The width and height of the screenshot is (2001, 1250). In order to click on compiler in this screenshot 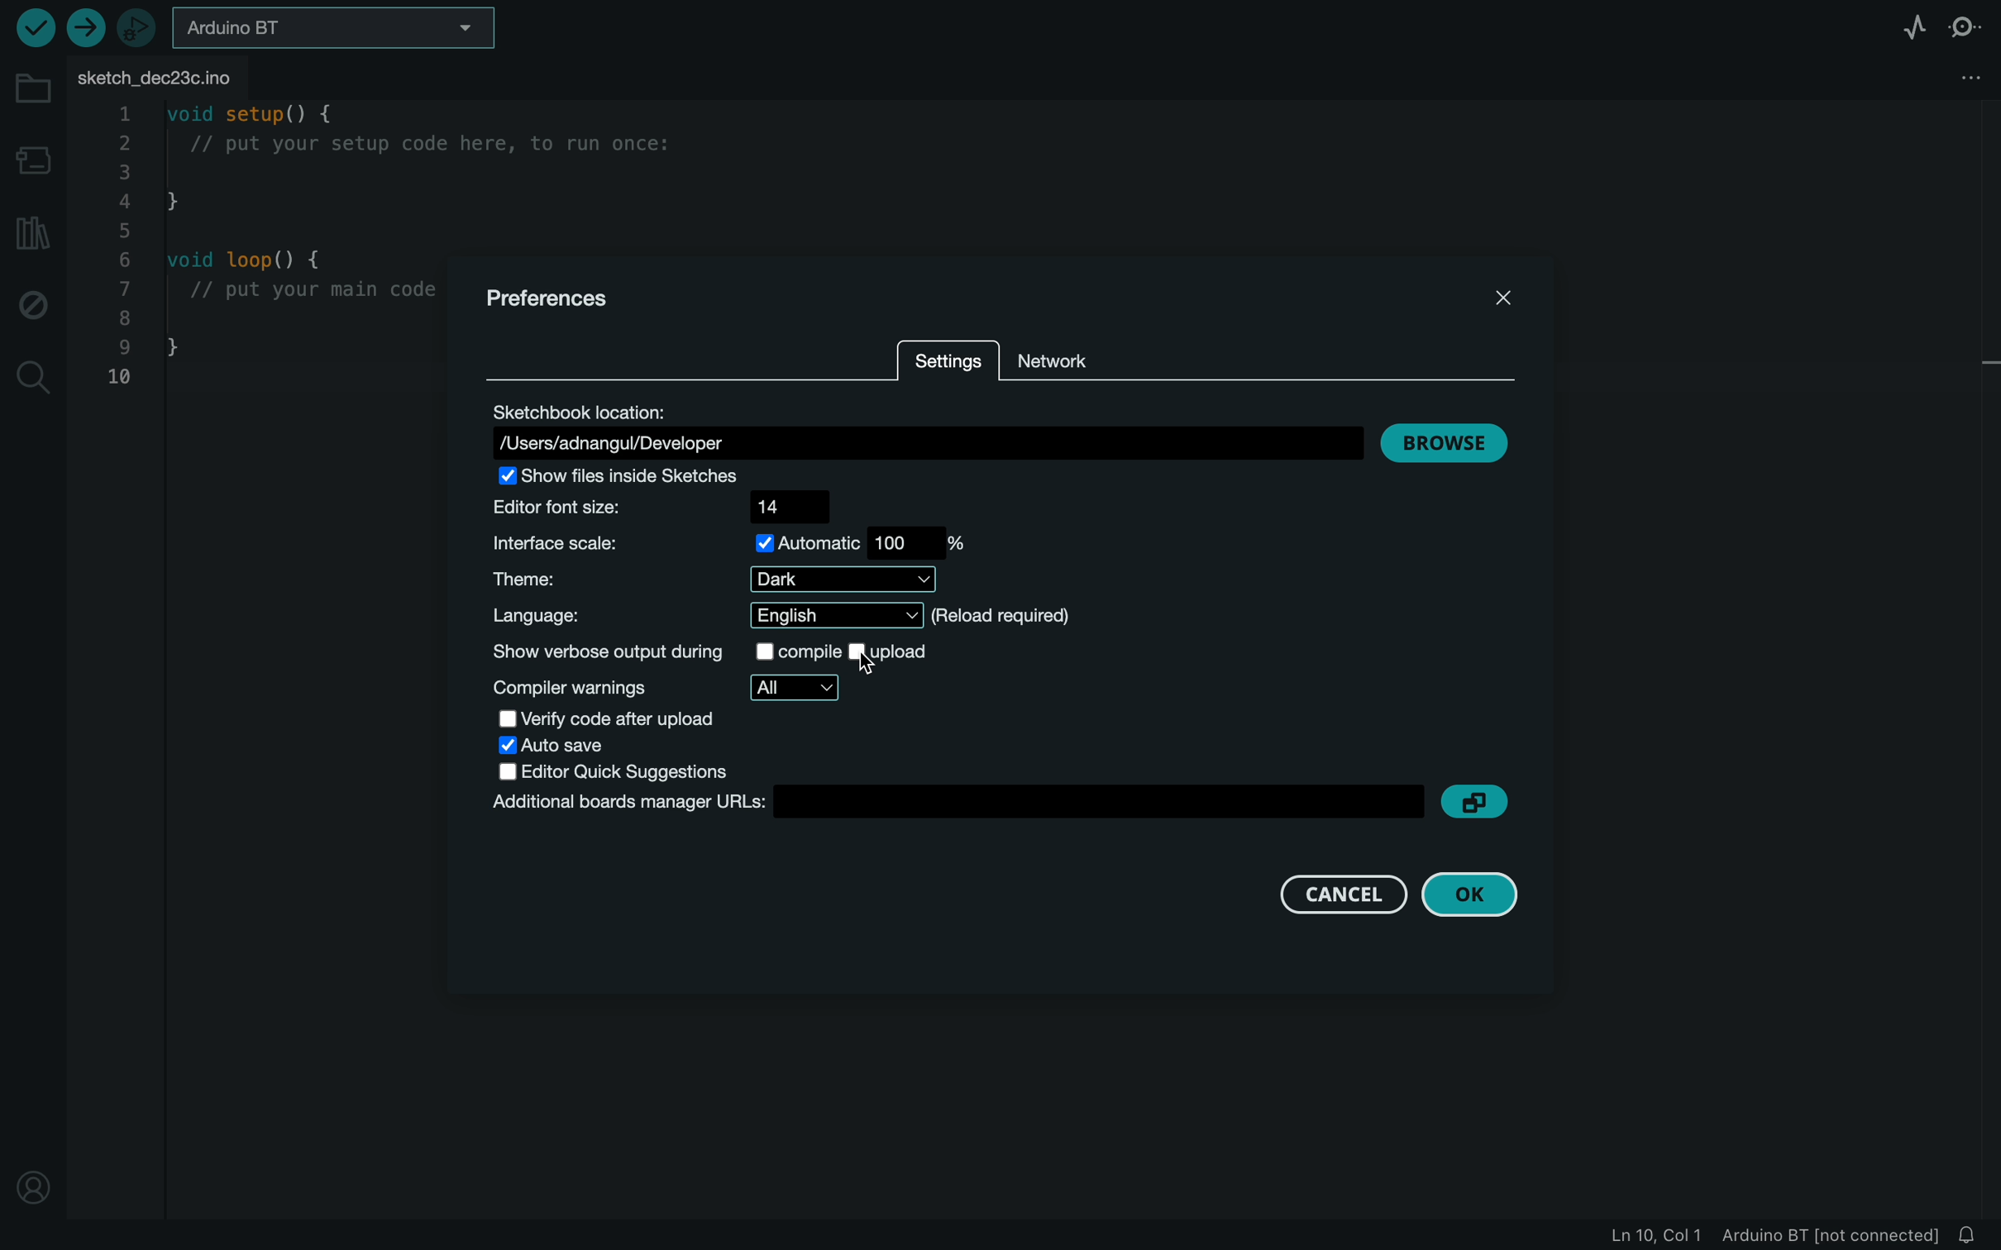, I will do `click(679, 688)`.